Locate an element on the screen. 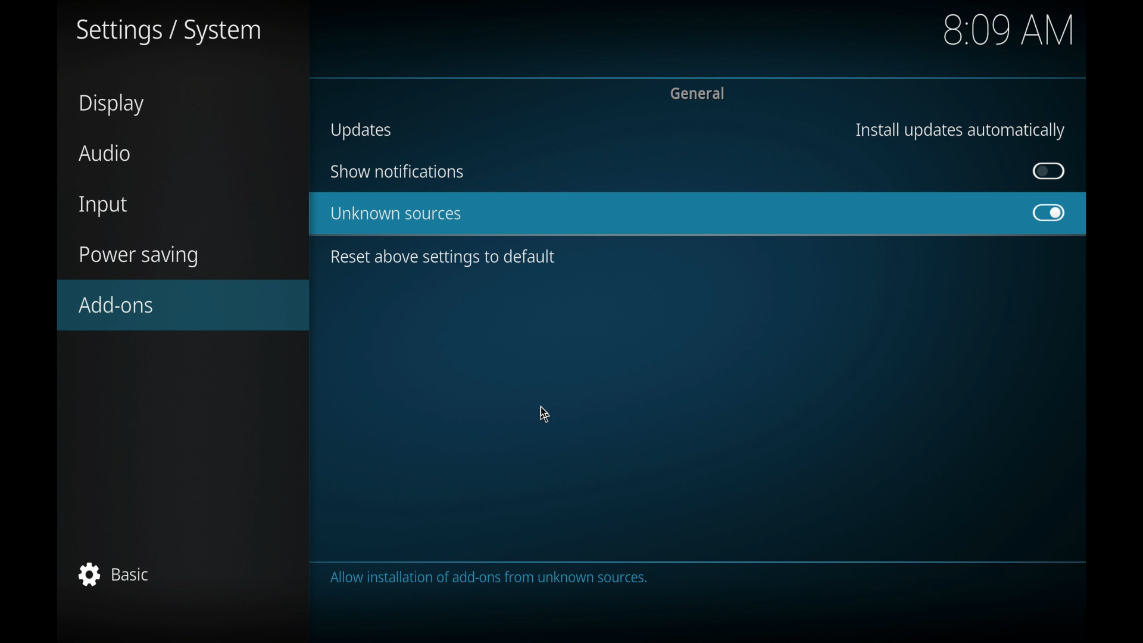  audio is located at coordinates (106, 152).